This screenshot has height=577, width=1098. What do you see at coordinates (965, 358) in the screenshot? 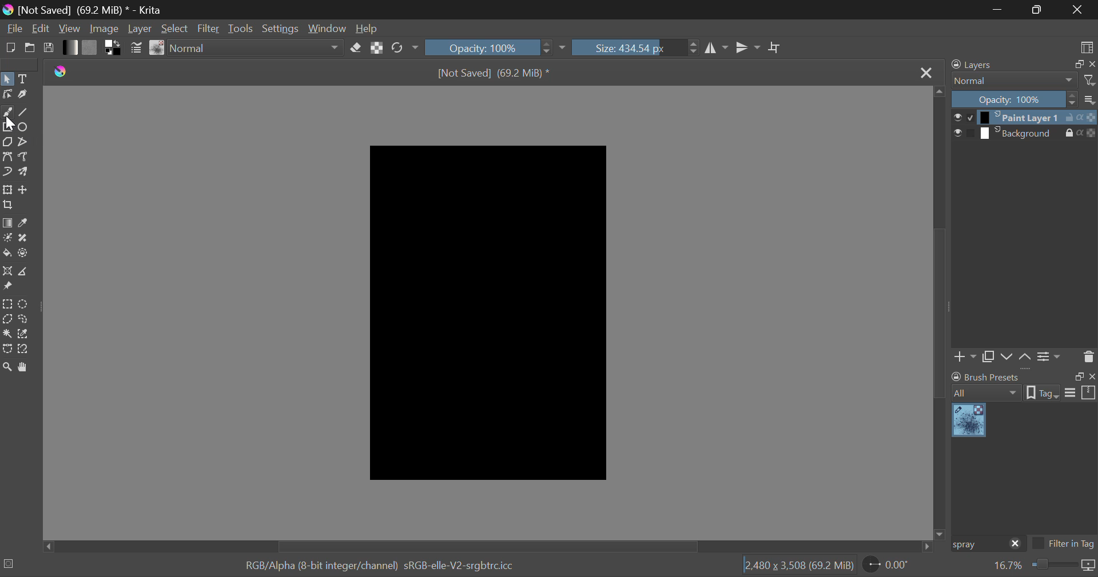
I see `Add Layer` at bounding box center [965, 358].